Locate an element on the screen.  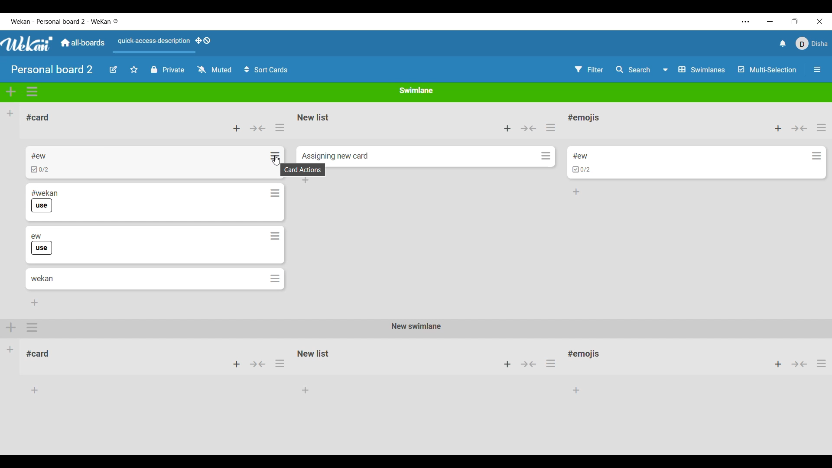
Card actions is located at coordinates (817, 156).